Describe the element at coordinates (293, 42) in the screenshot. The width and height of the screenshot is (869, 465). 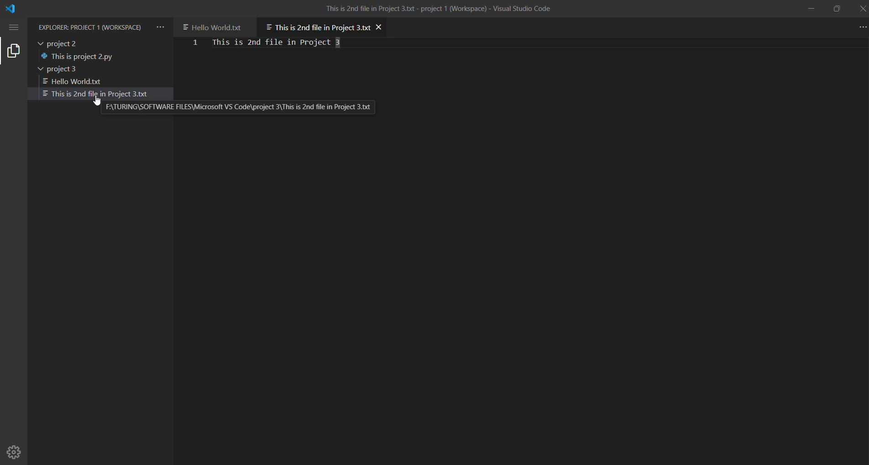
I see `file content` at that location.